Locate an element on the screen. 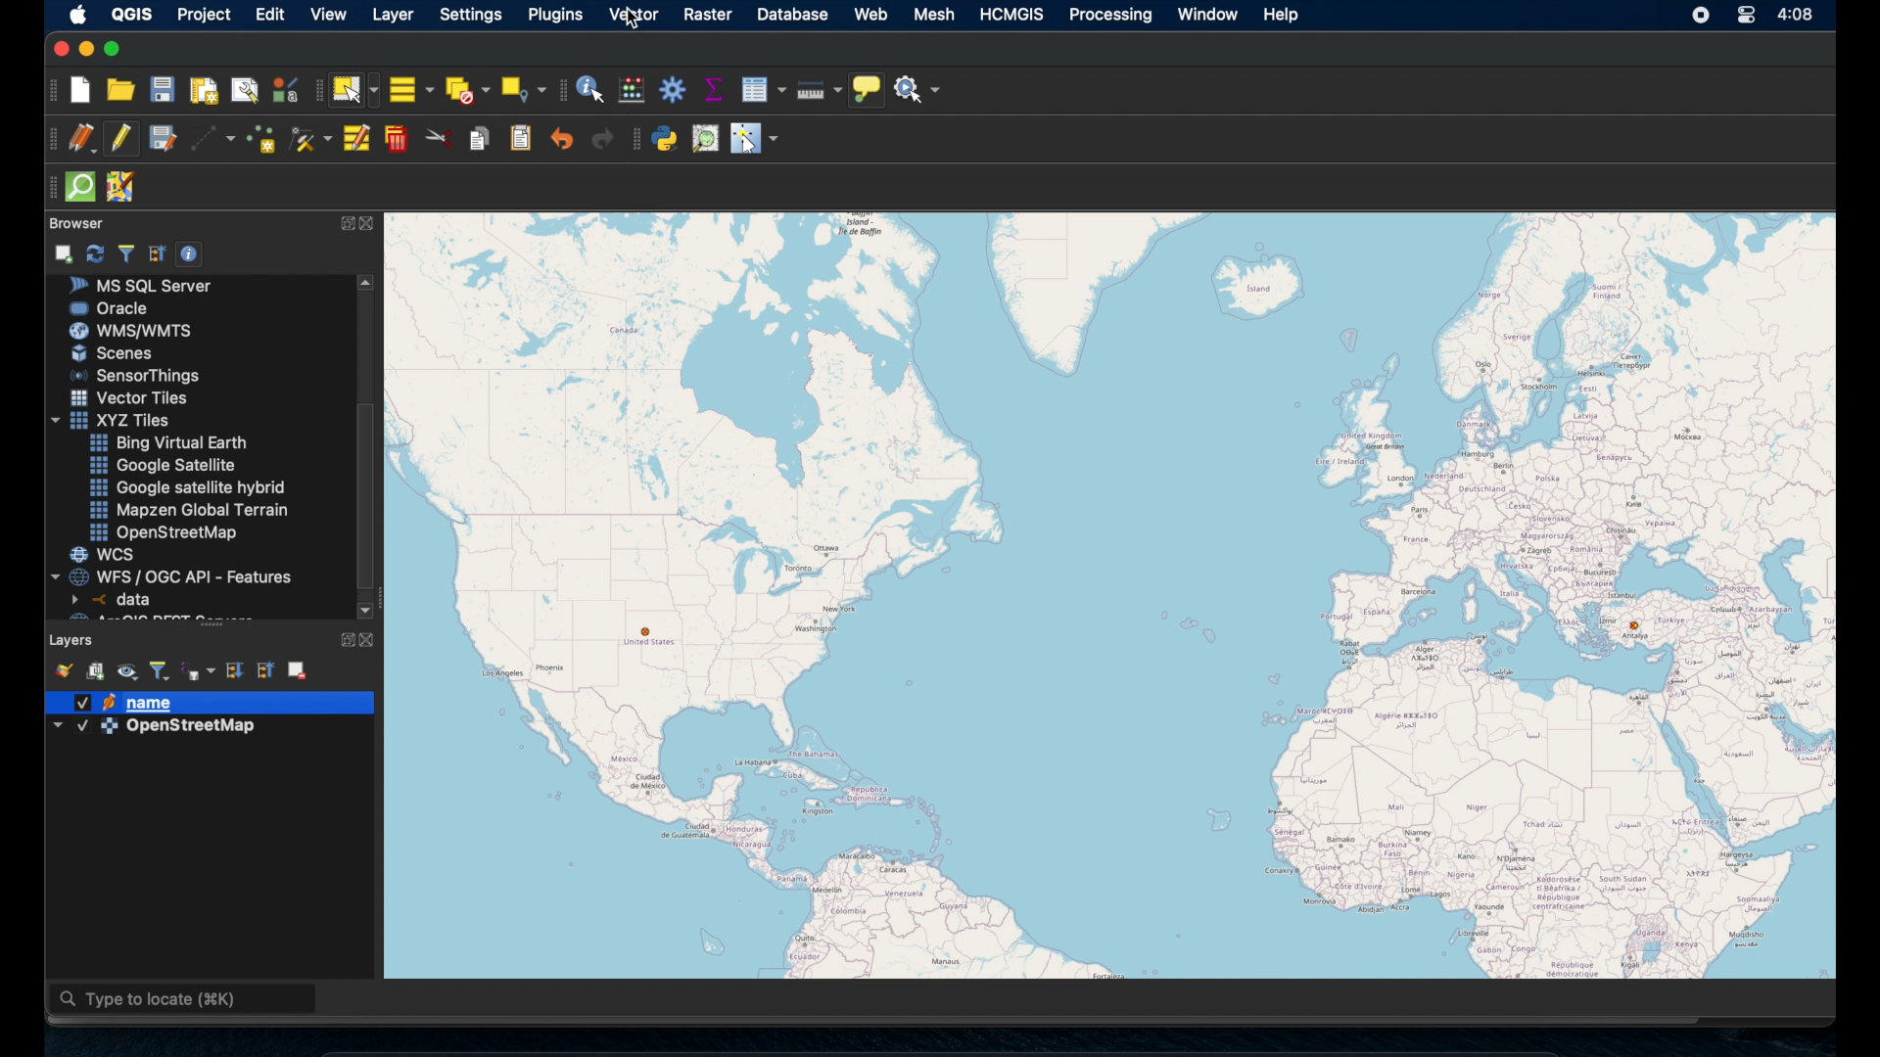  screen recorder icon is located at coordinates (1702, 17).